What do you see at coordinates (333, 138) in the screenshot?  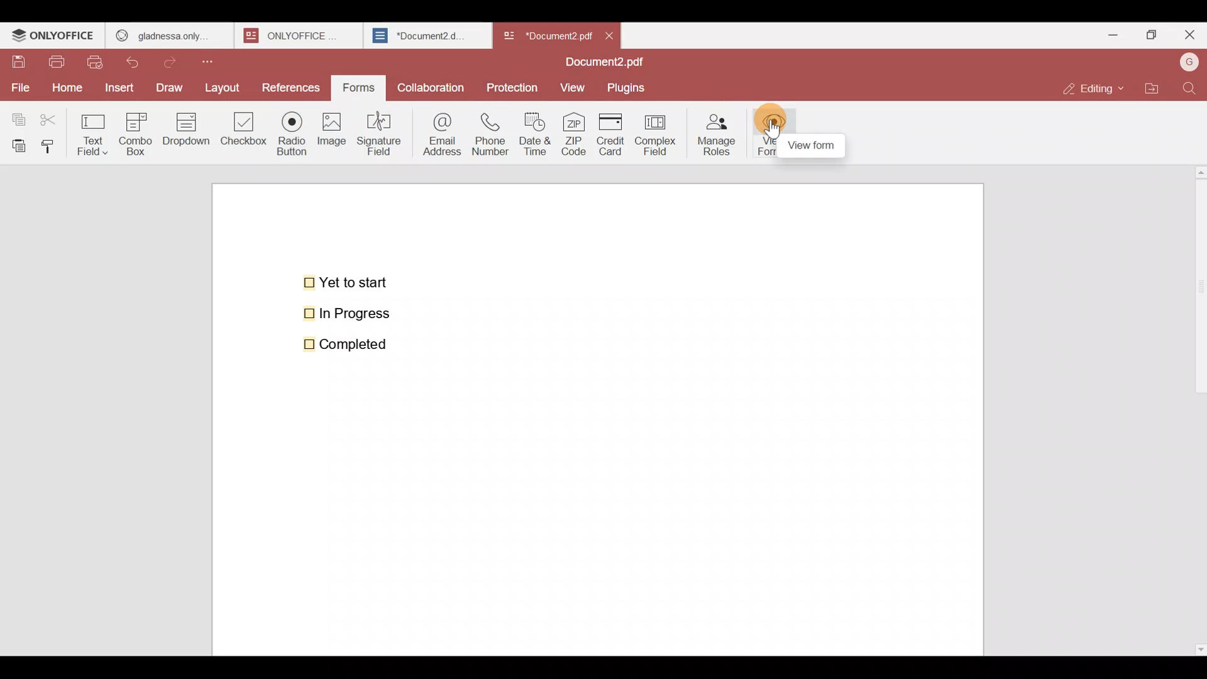 I see `Image` at bounding box center [333, 138].